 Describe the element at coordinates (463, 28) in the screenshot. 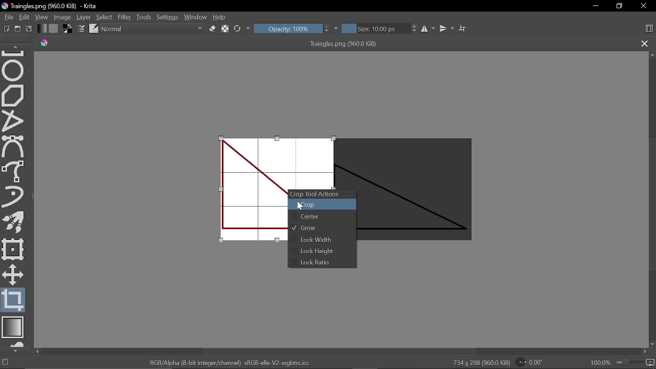

I see `Wrap text tool` at that location.